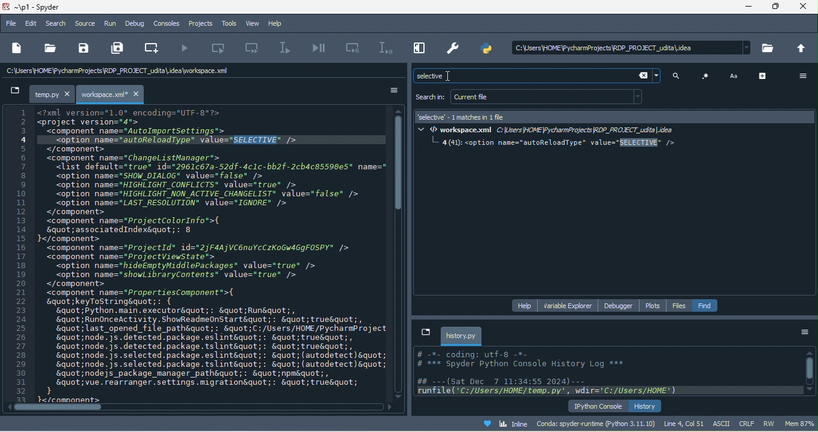 This screenshot has height=432, width=818. What do you see at coordinates (50, 408) in the screenshot?
I see `horizontal scroll bar` at bounding box center [50, 408].